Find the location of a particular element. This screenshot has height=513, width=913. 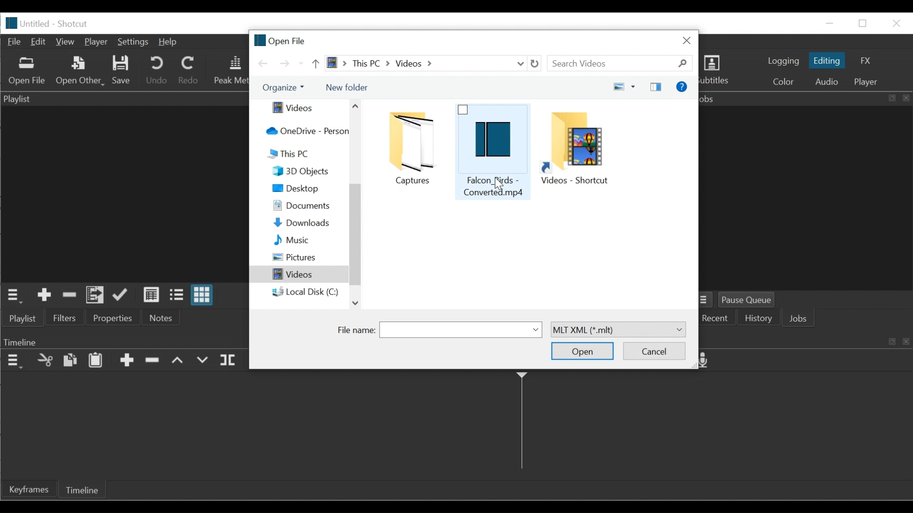

Remove cut is located at coordinates (68, 295).